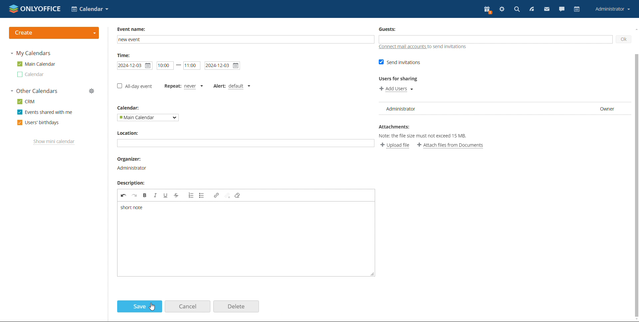  Describe the element at coordinates (139, 306) in the screenshot. I see `save` at that location.